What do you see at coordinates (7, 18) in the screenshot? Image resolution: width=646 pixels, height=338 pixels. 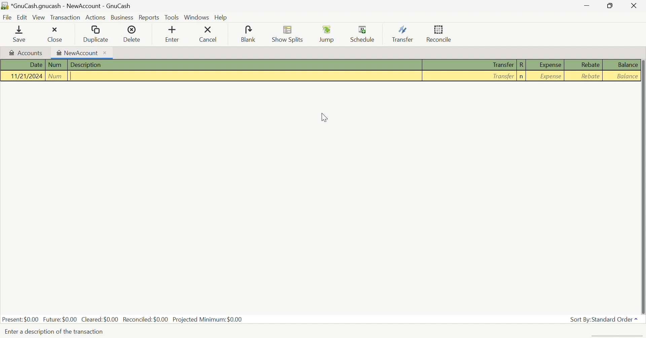 I see `File` at bounding box center [7, 18].